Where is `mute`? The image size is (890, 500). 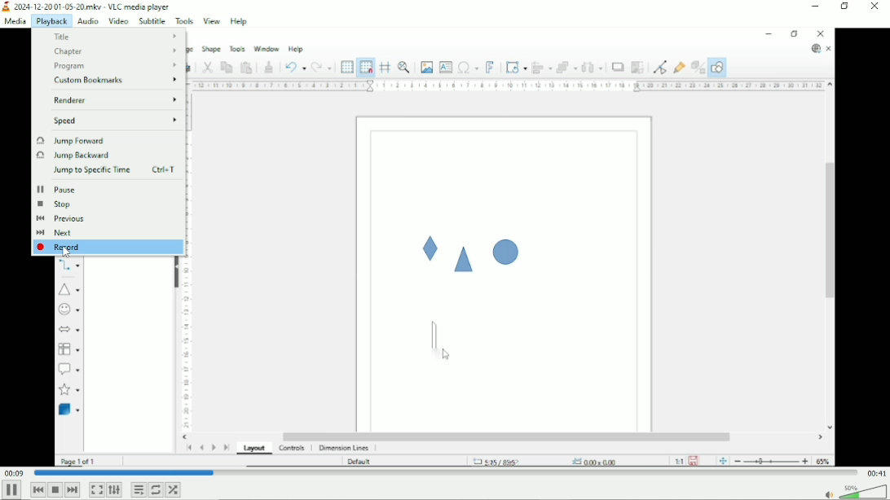
mute is located at coordinates (828, 493).